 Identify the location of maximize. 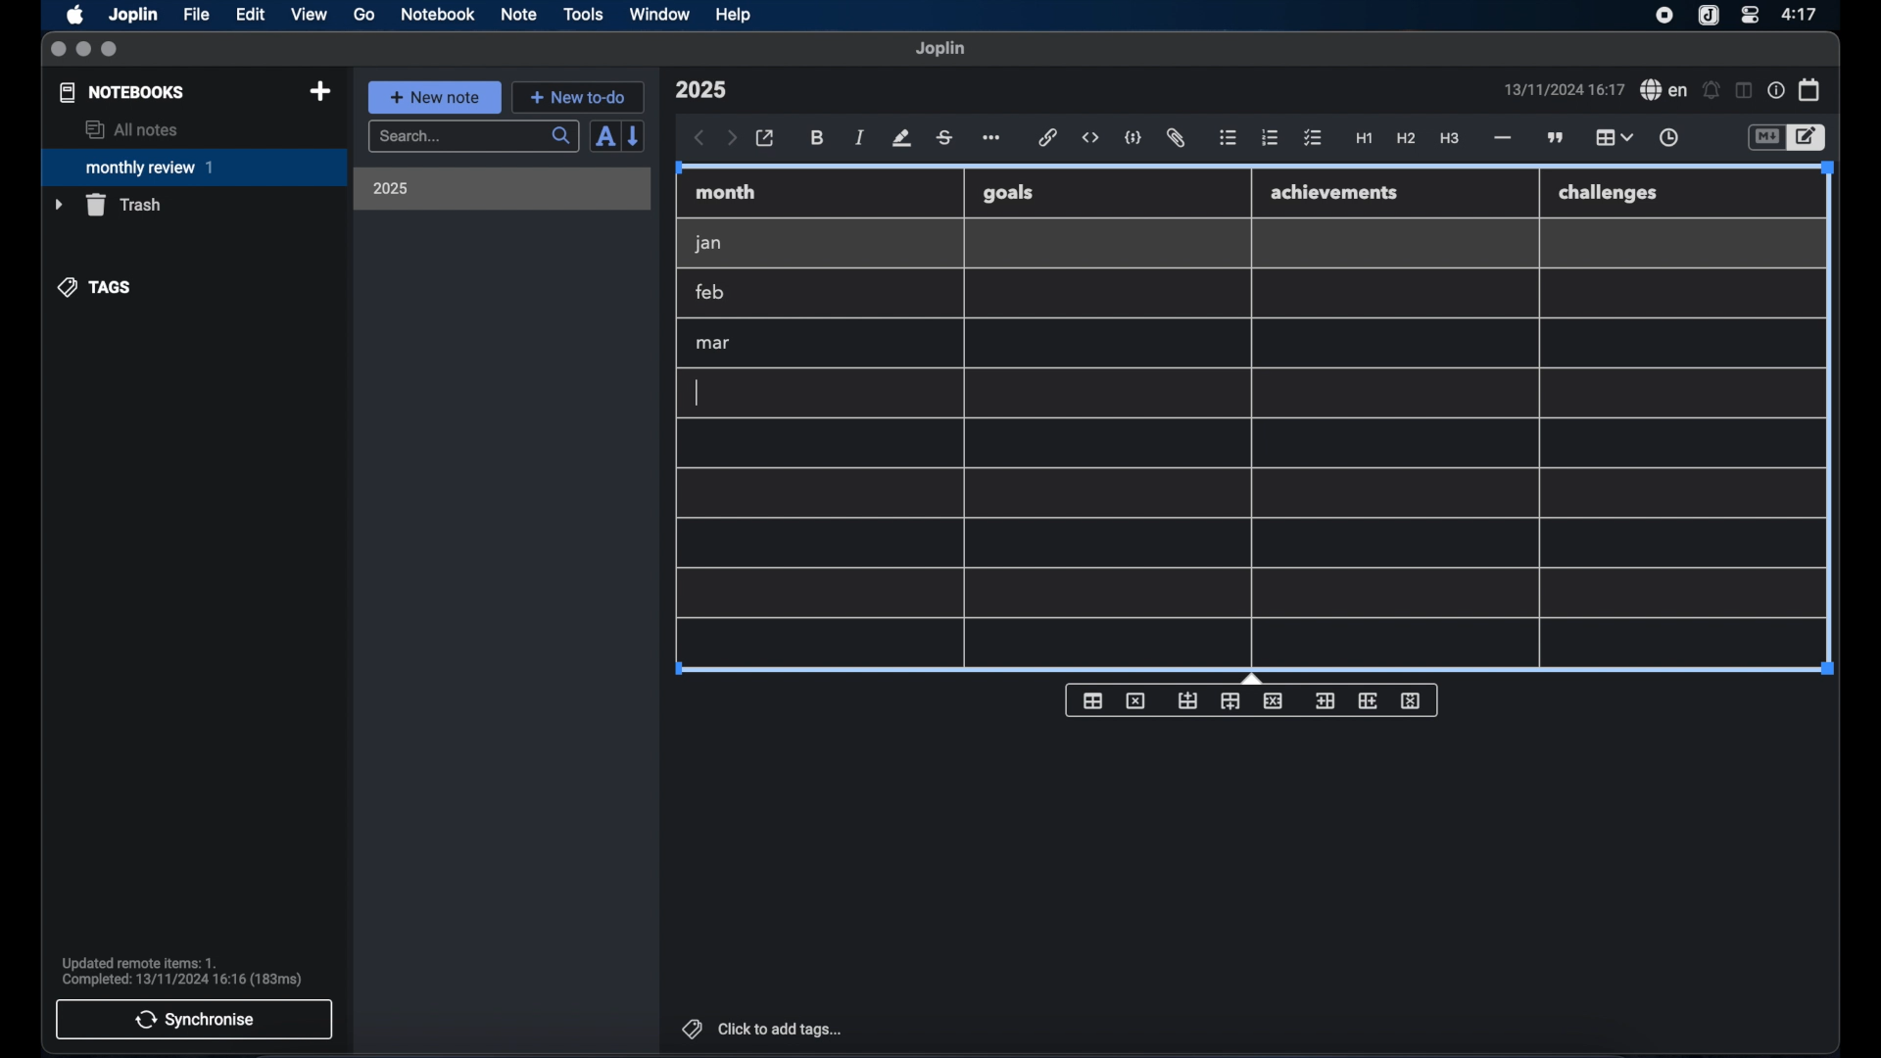
(111, 50).